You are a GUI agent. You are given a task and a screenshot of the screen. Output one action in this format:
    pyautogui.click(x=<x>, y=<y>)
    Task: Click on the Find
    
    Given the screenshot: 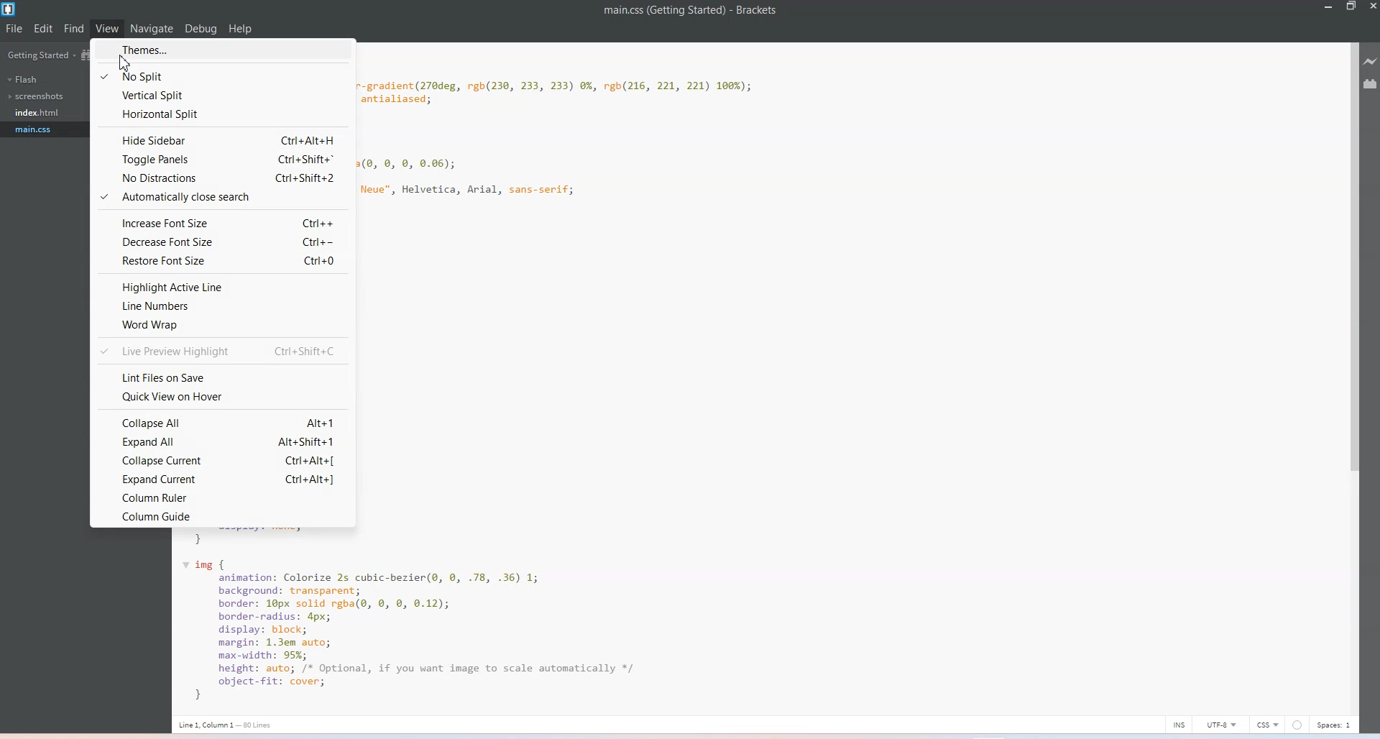 What is the action you would take?
    pyautogui.click(x=74, y=28)
    